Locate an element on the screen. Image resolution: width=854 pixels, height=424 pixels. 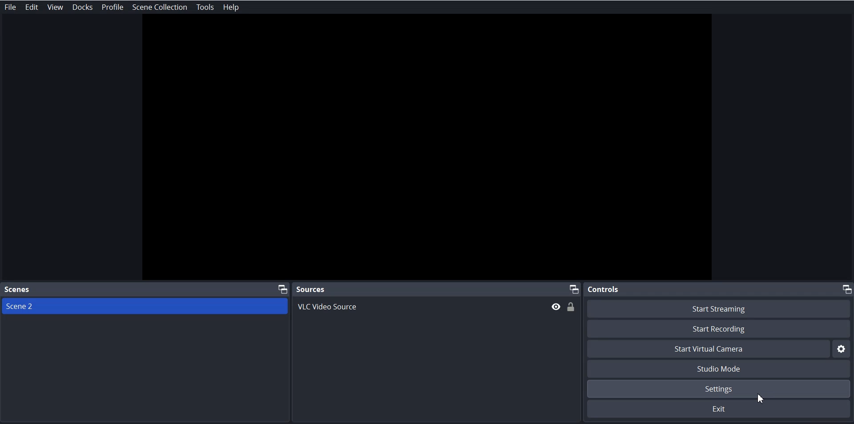
Scene Collection is located at coordinates (160, 7).